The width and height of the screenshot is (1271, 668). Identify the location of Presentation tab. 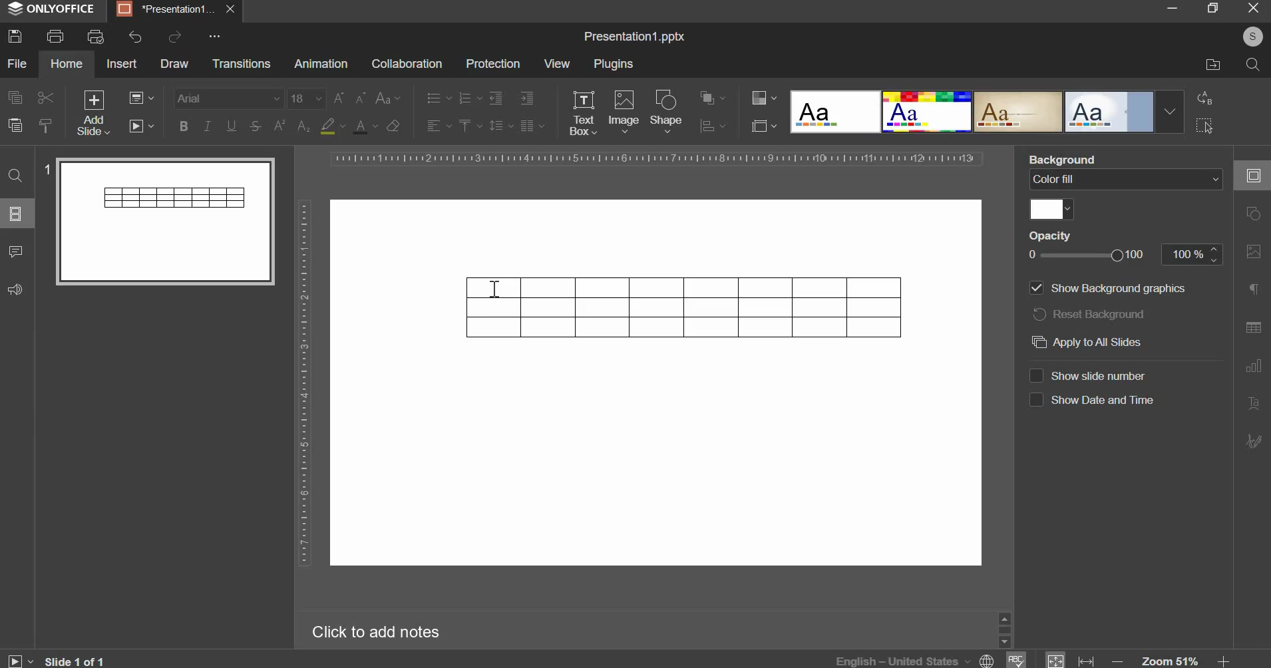
(174, 9).